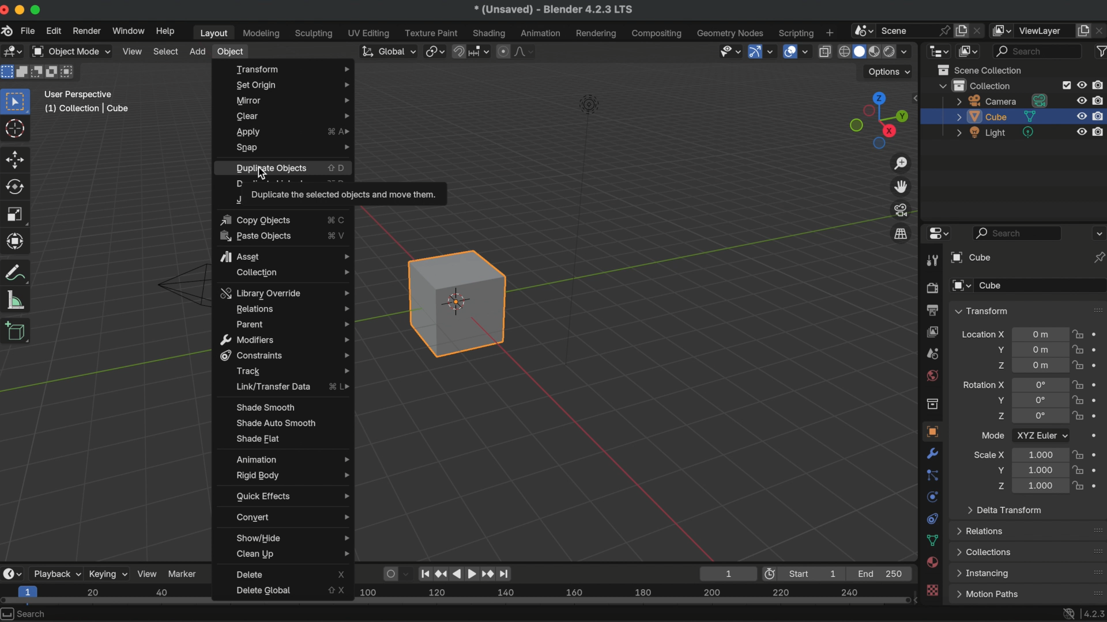  I want to click on euler rotation, so click(1040, 400).